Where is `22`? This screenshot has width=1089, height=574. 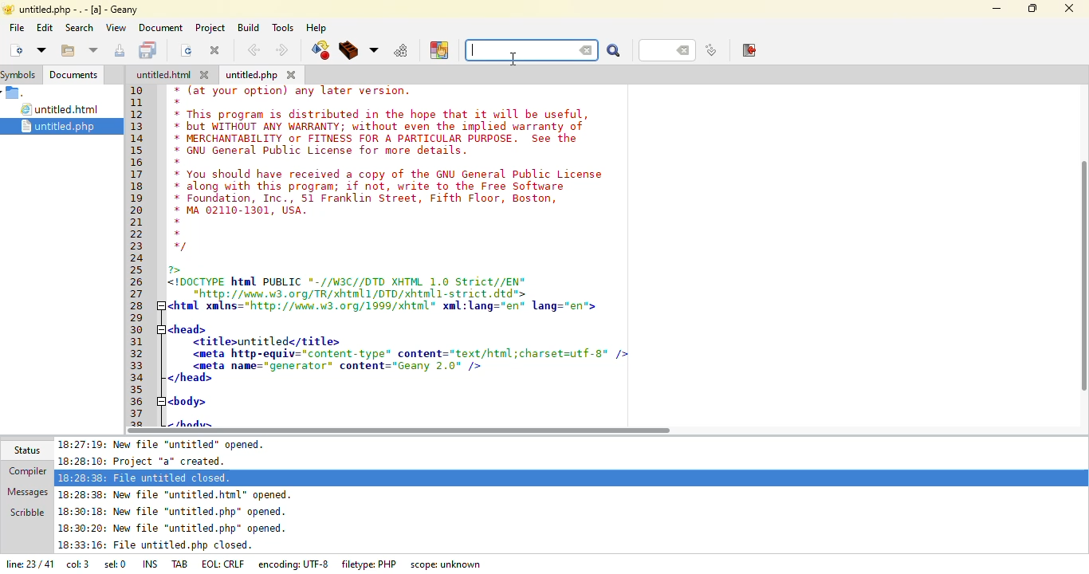 22 is located at coordinates (137, 235).